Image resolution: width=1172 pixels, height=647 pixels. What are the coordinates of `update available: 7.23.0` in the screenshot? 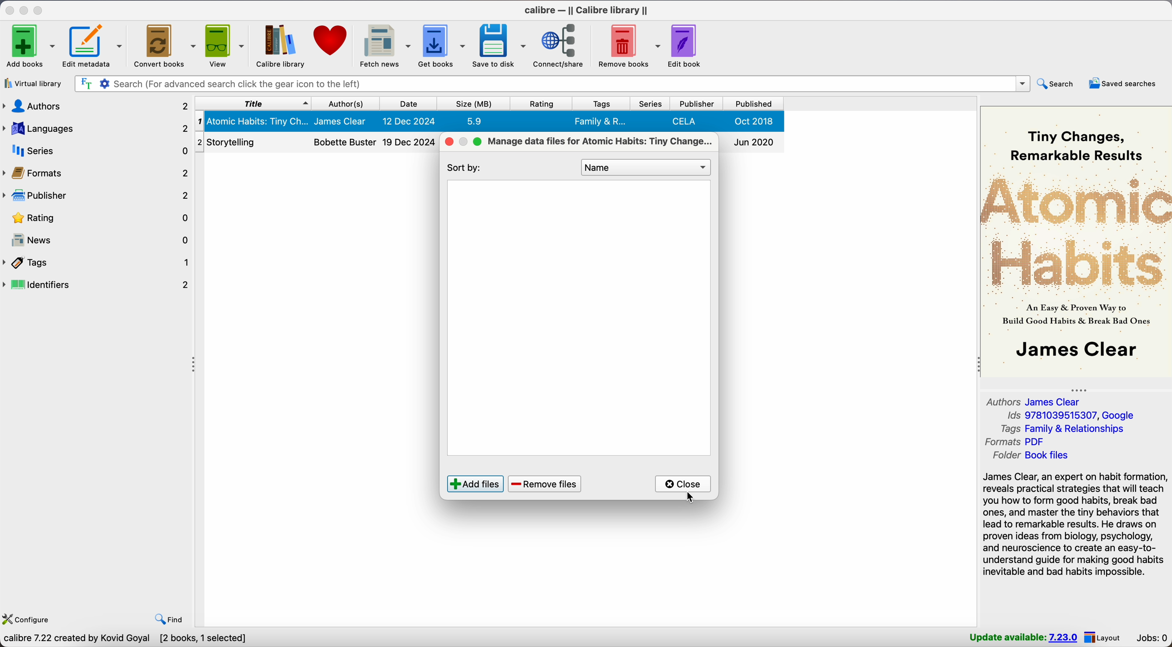 It's located at (1023, 637).